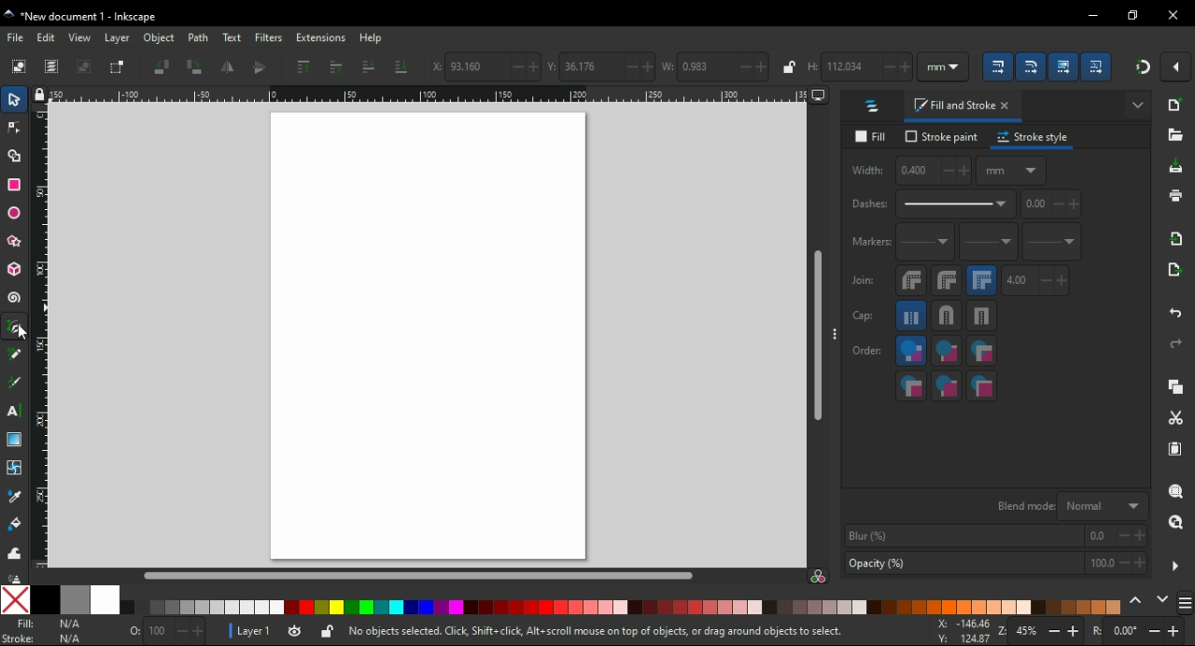 The height and width of the screenshot is (646, 1195). What do you see at coordinates (335, 66) in the screenshot?
I see `raise` at bounding box center [335, 66].